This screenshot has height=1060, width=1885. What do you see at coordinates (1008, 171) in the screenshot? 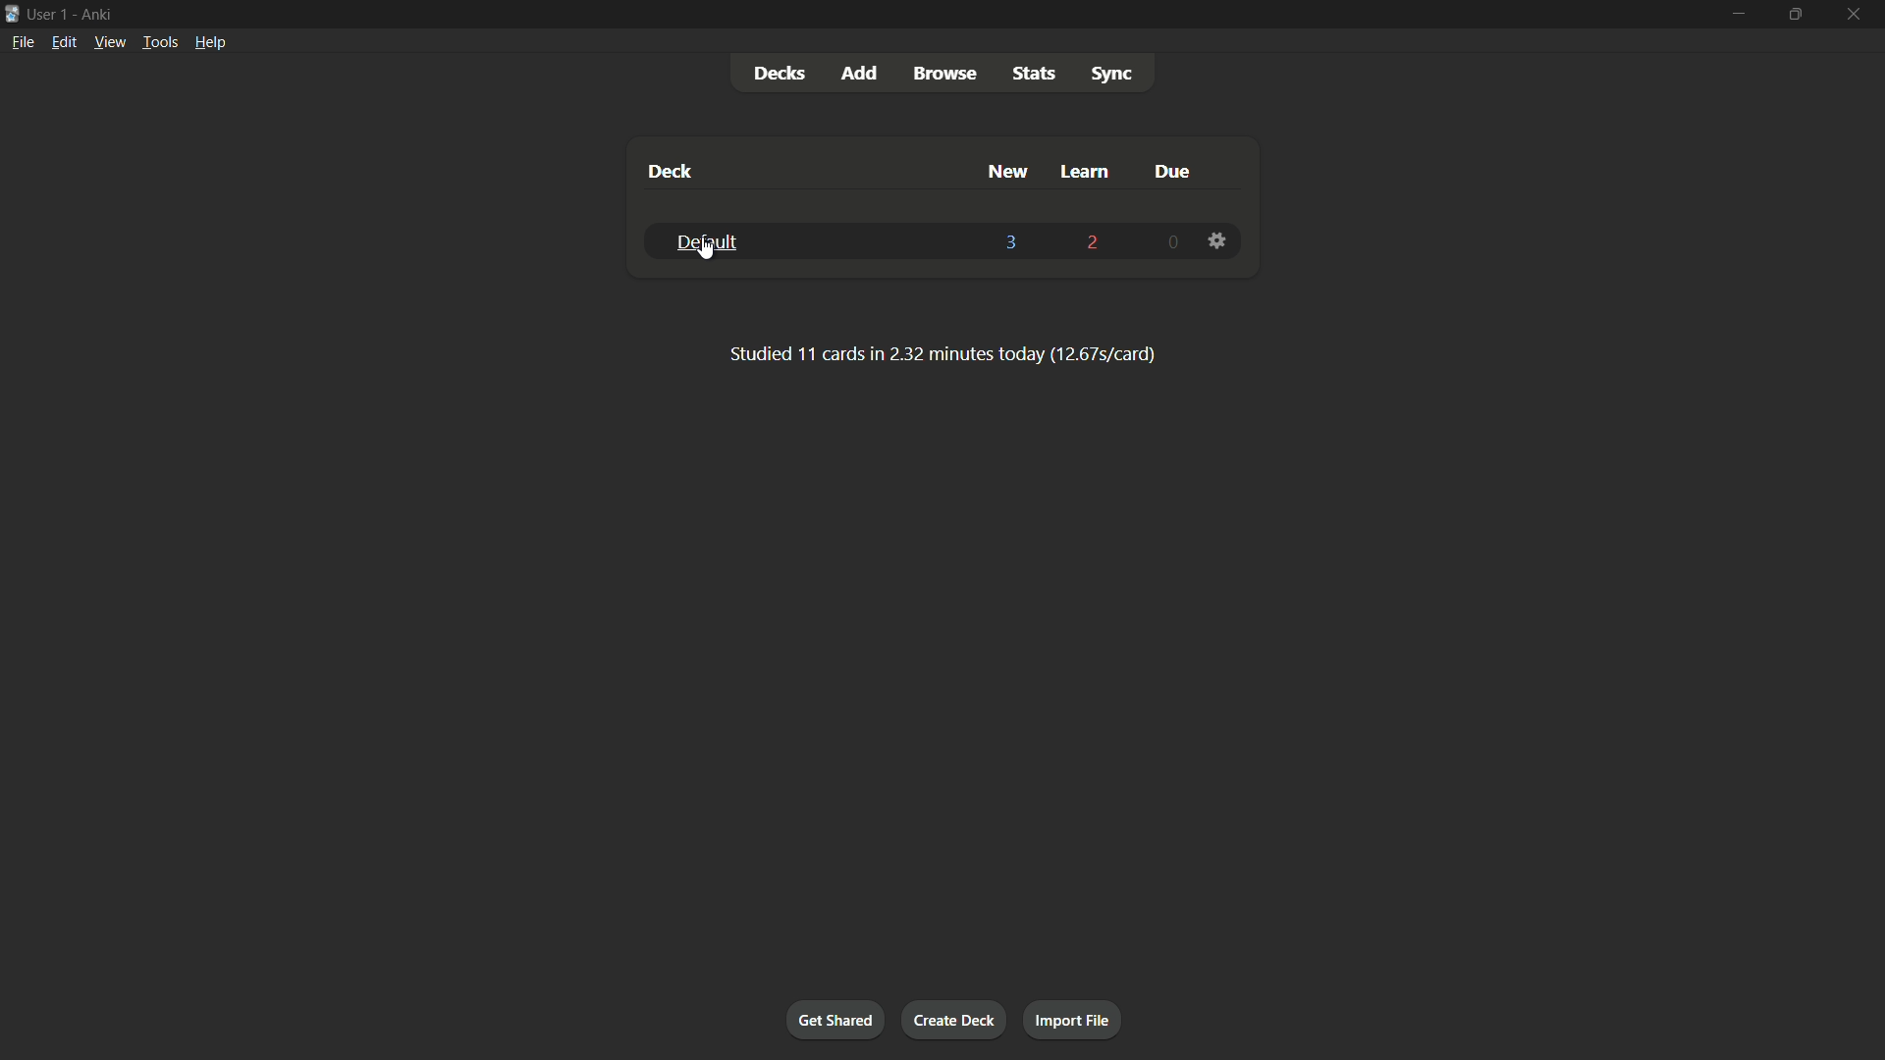
I see `new` at bounding box center [1008, 171].